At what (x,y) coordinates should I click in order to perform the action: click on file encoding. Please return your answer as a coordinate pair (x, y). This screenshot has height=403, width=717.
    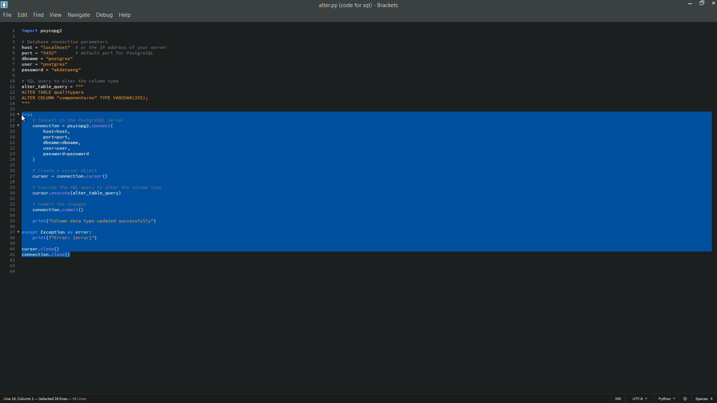
    Looking at the image, I should click on (639, 399).